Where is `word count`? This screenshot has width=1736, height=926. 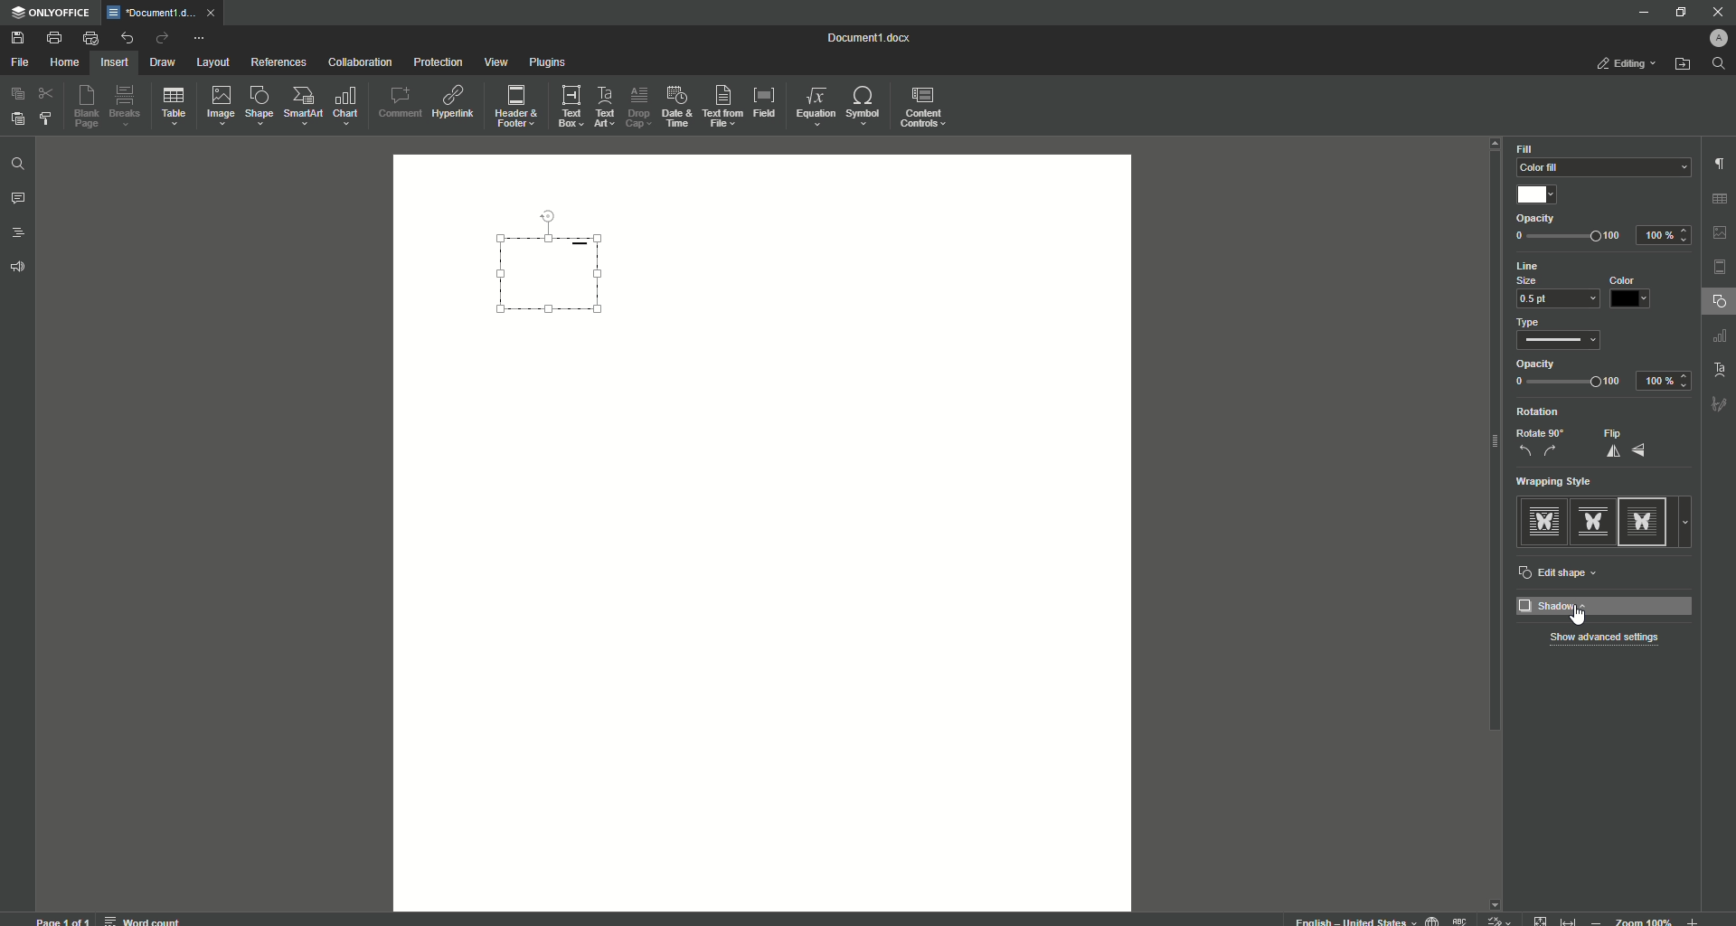 word count is located at coordinates (141, 918).